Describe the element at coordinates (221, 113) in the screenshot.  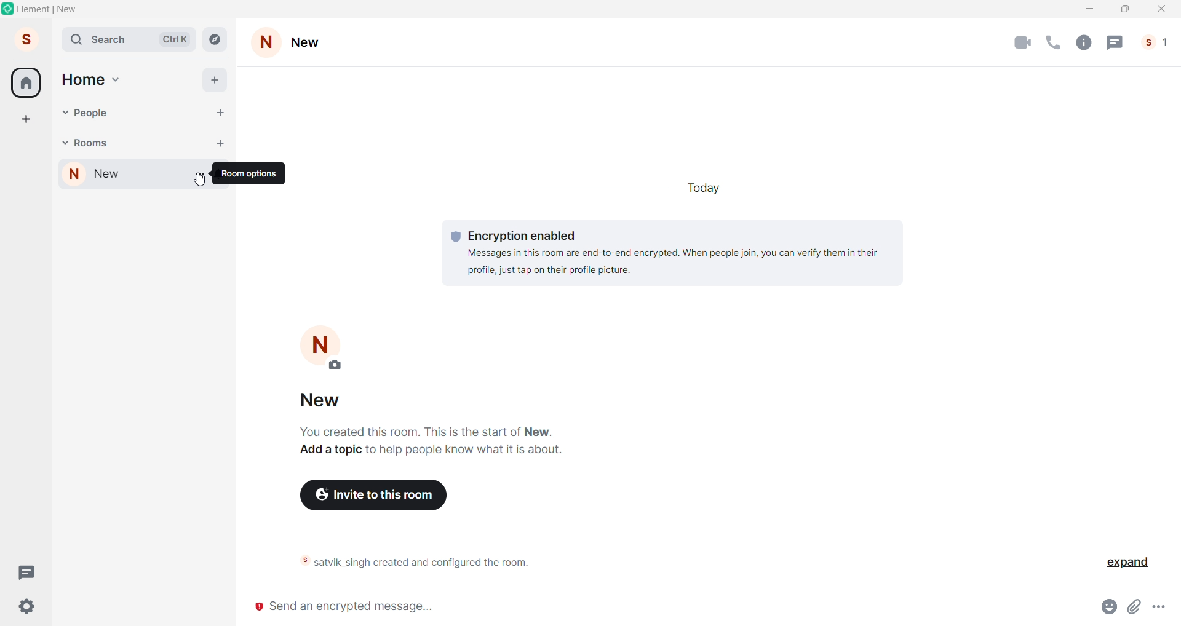
I see `Start Chat` at that location.